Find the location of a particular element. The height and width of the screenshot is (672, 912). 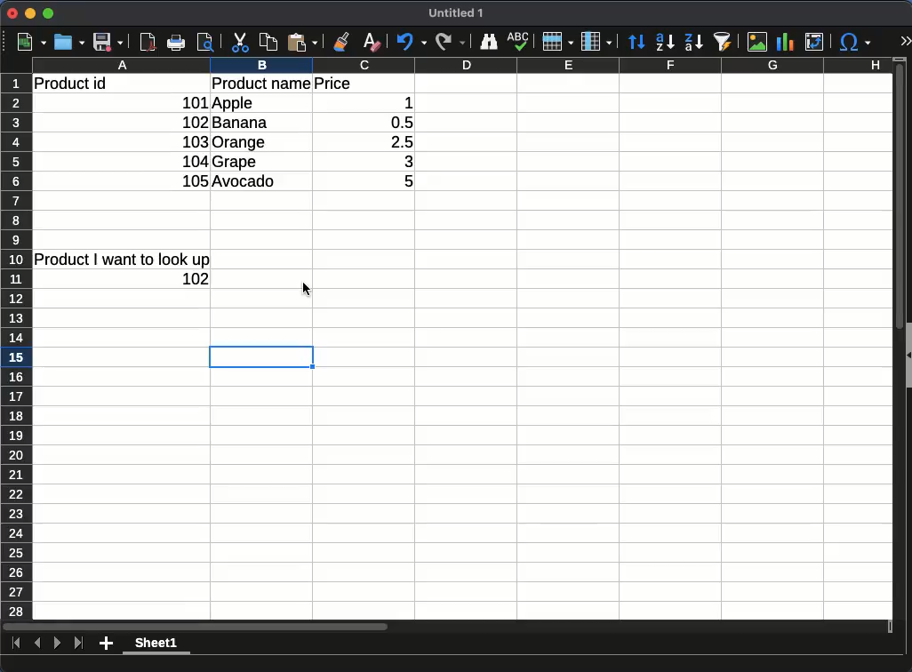

product name is located at coordinates (261, 83).